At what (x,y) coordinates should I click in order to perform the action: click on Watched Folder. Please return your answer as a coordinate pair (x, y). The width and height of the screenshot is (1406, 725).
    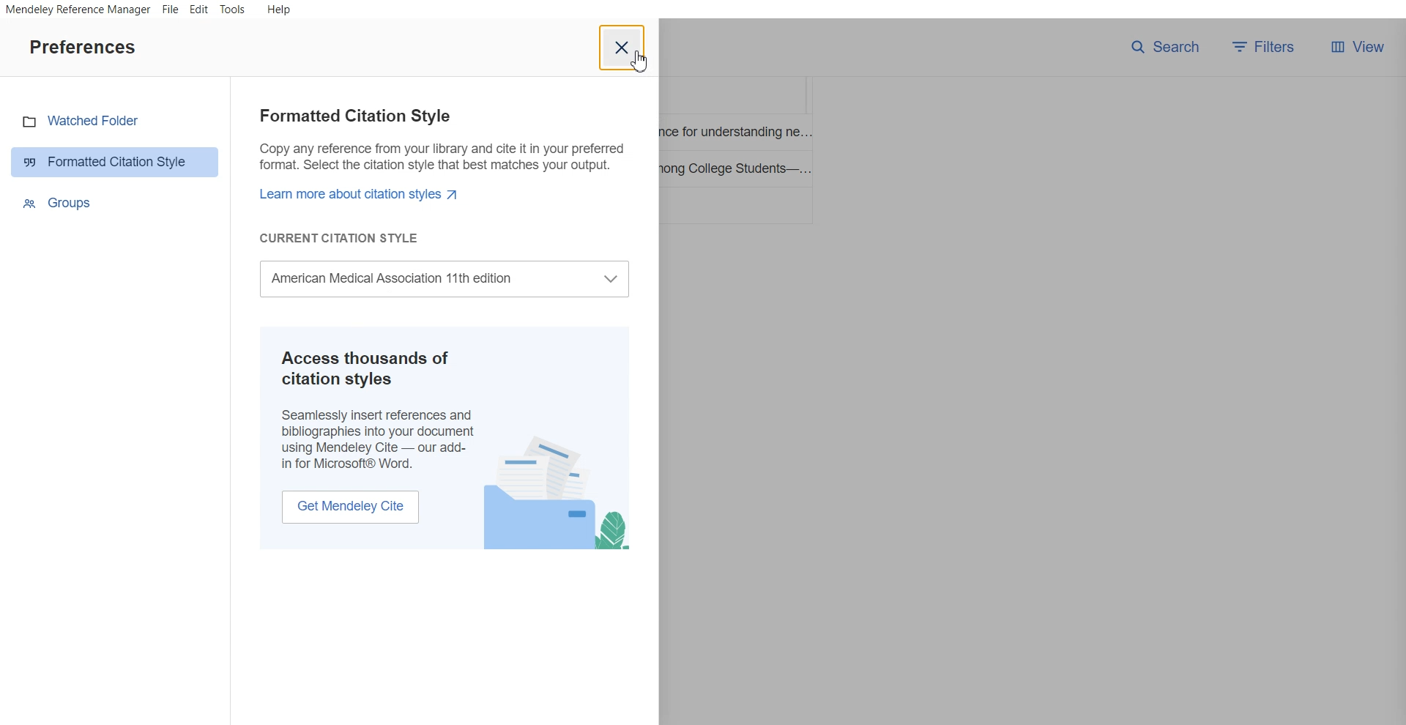
    Looking at the image, I should click on (115, 121).